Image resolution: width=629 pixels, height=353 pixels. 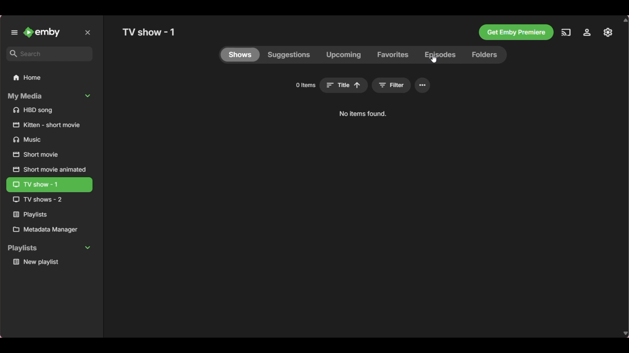 I want to click on Manage Emby servers, so click(x=608, y=32).